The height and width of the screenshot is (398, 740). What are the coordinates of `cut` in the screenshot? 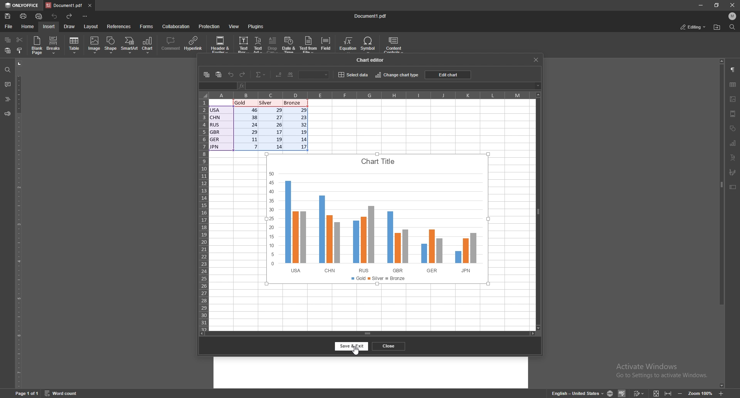 It's located at (20, 39).